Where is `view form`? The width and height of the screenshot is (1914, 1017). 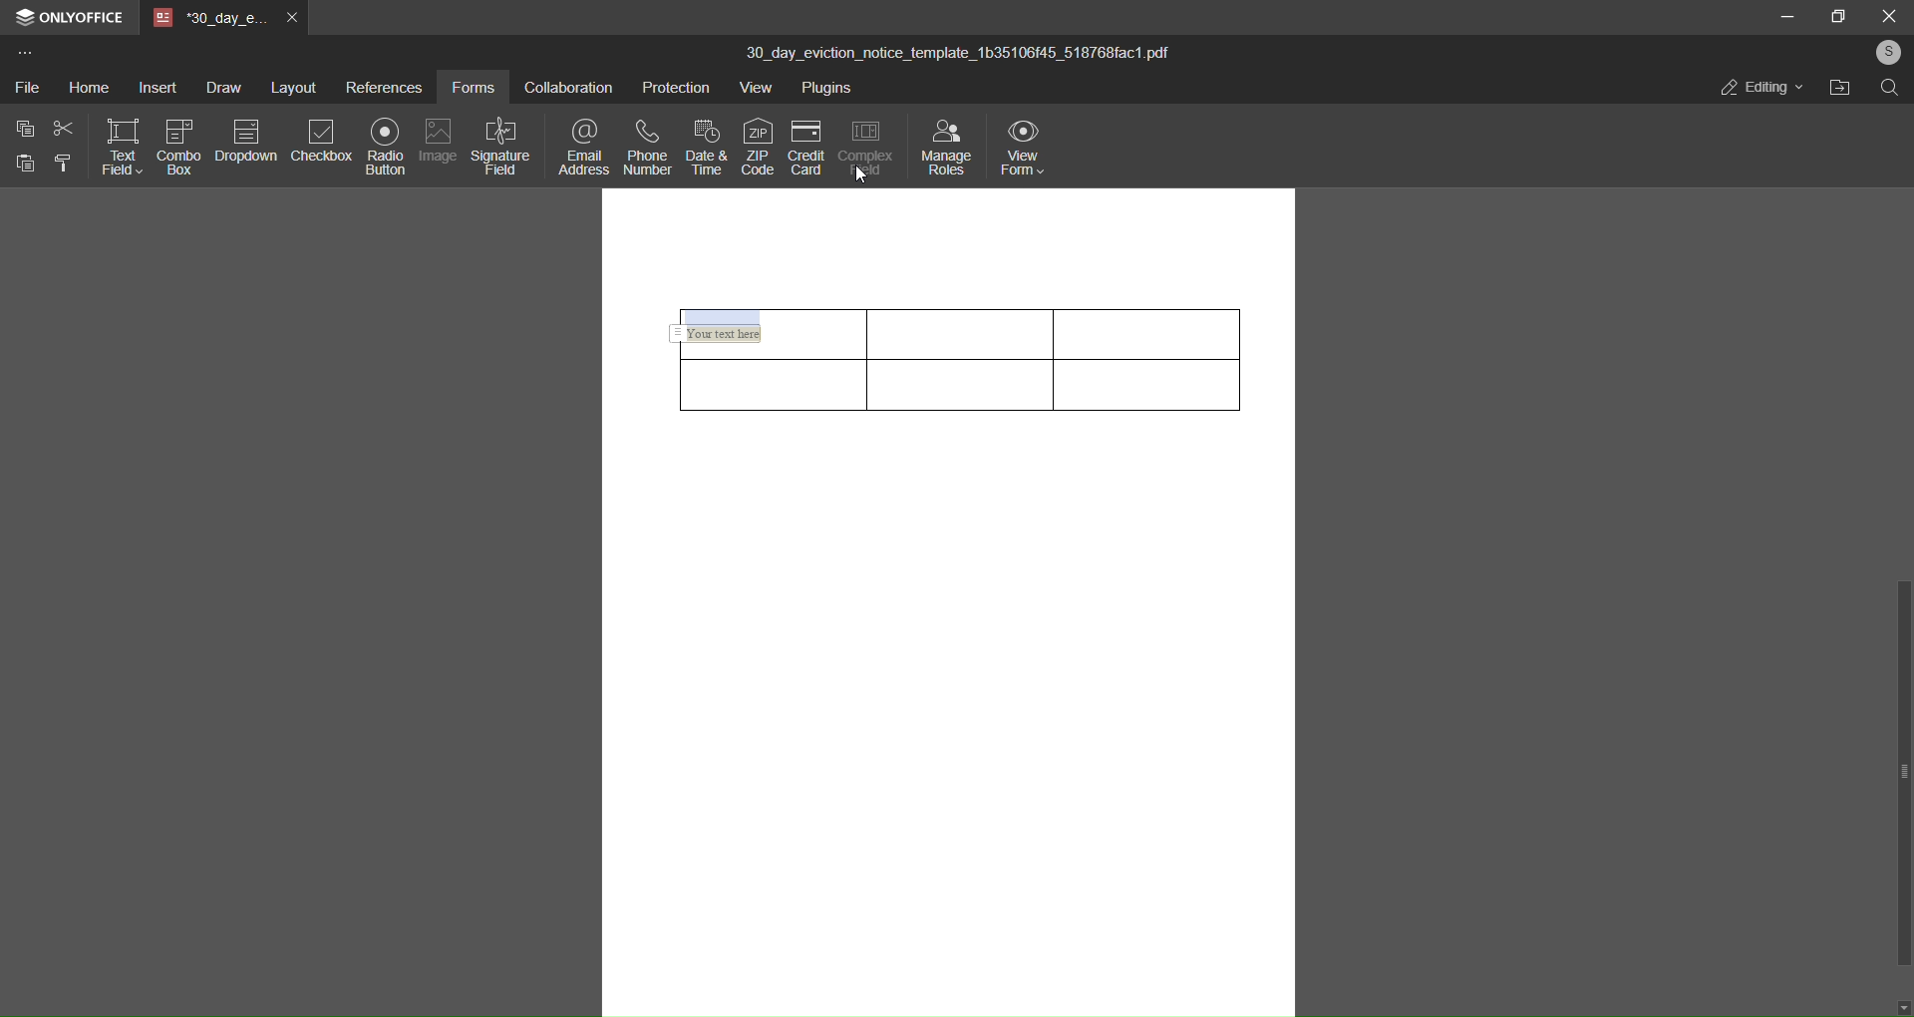 view form is located at coordinates (1023, 144).